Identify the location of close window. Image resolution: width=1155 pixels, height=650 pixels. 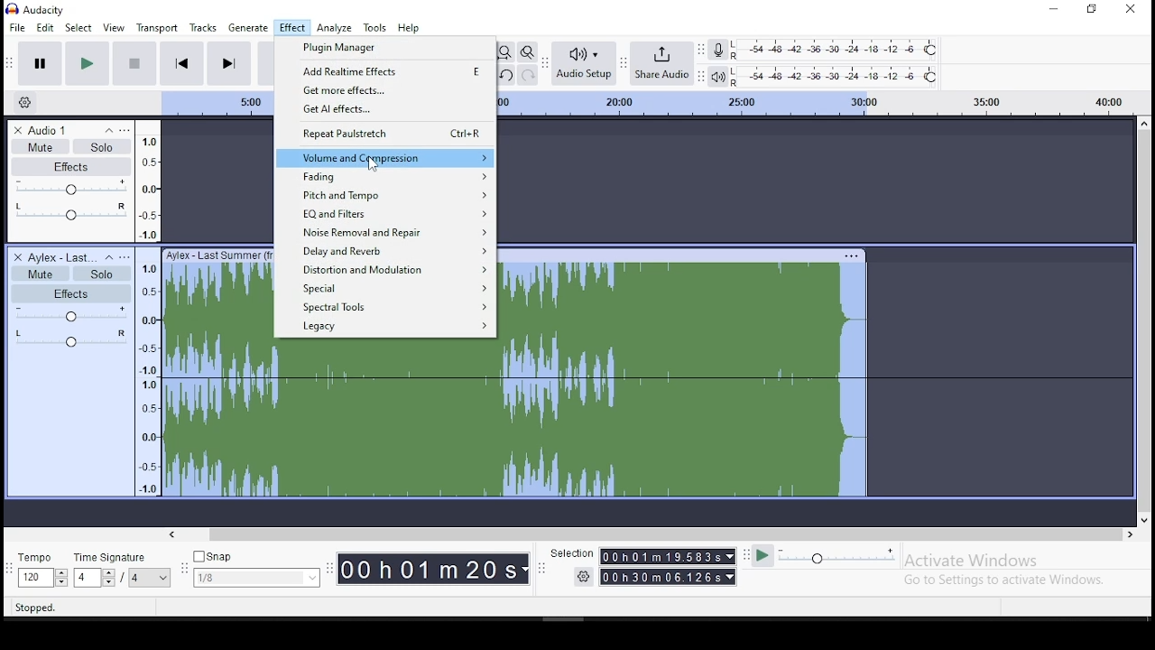
(1132, 11).